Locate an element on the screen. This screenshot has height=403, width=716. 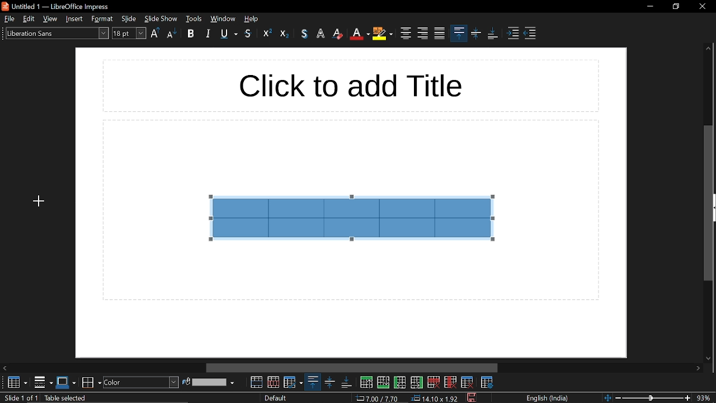
font size is located at coordinates (129, 33).